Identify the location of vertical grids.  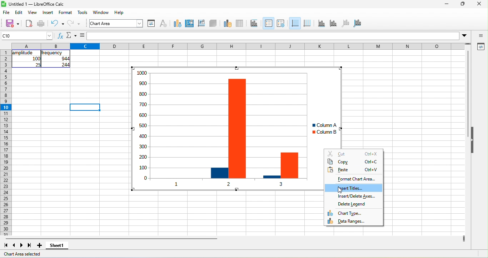
(307, 24).